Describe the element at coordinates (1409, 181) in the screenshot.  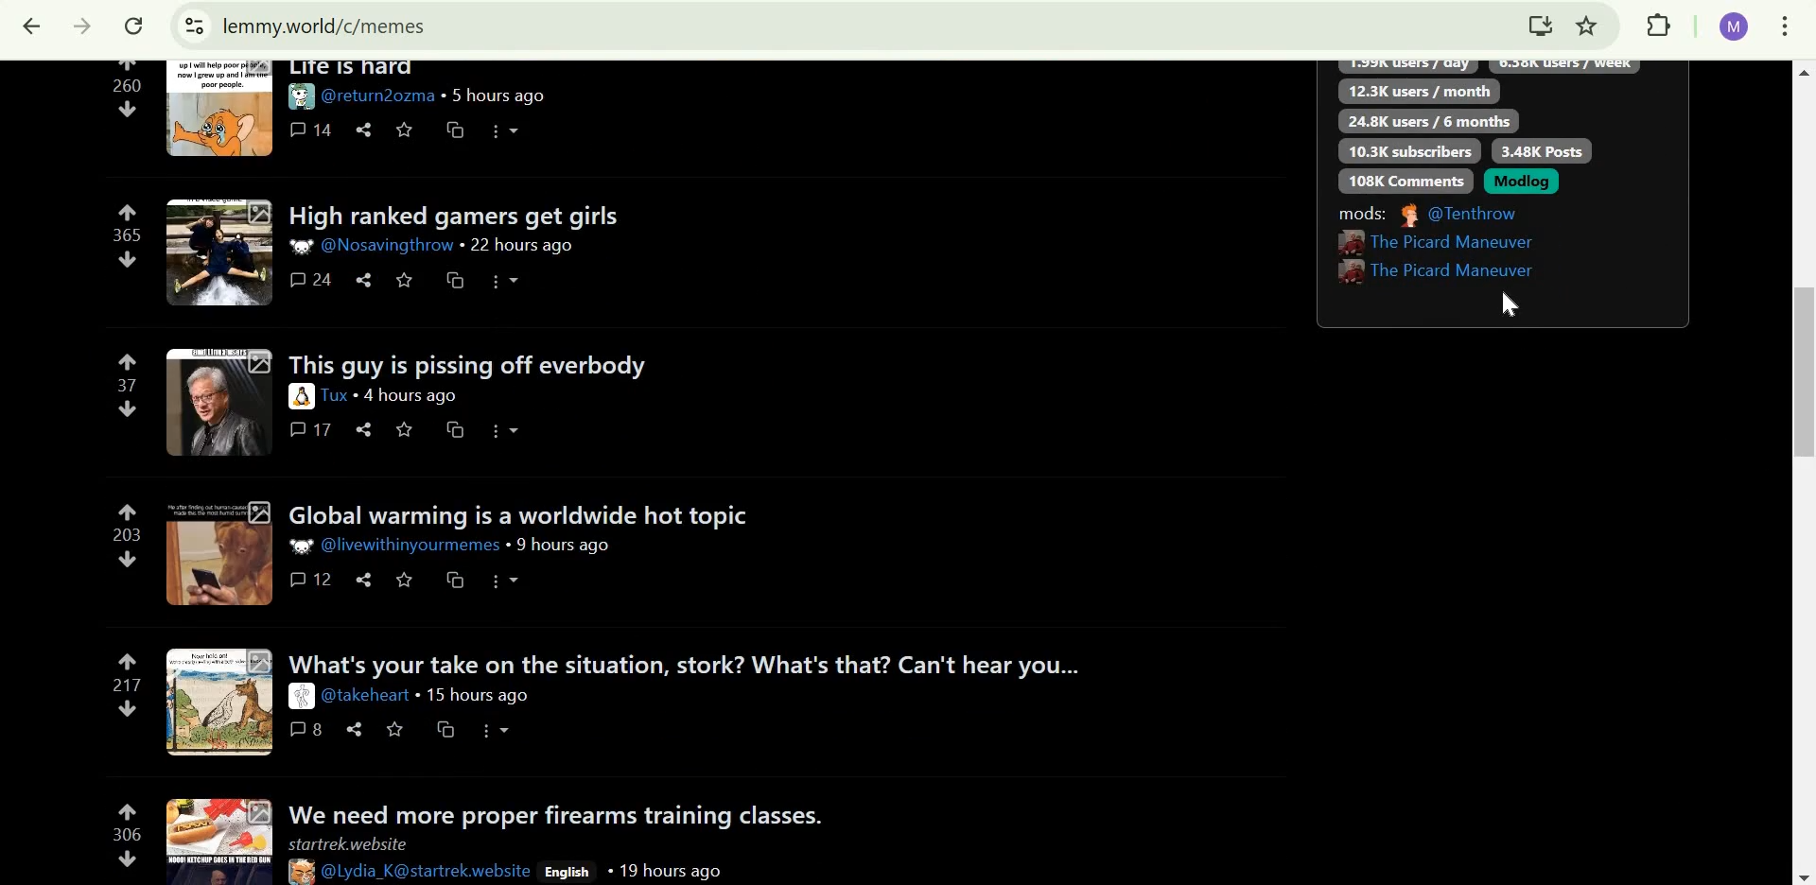
I see `108K comments` at that location.